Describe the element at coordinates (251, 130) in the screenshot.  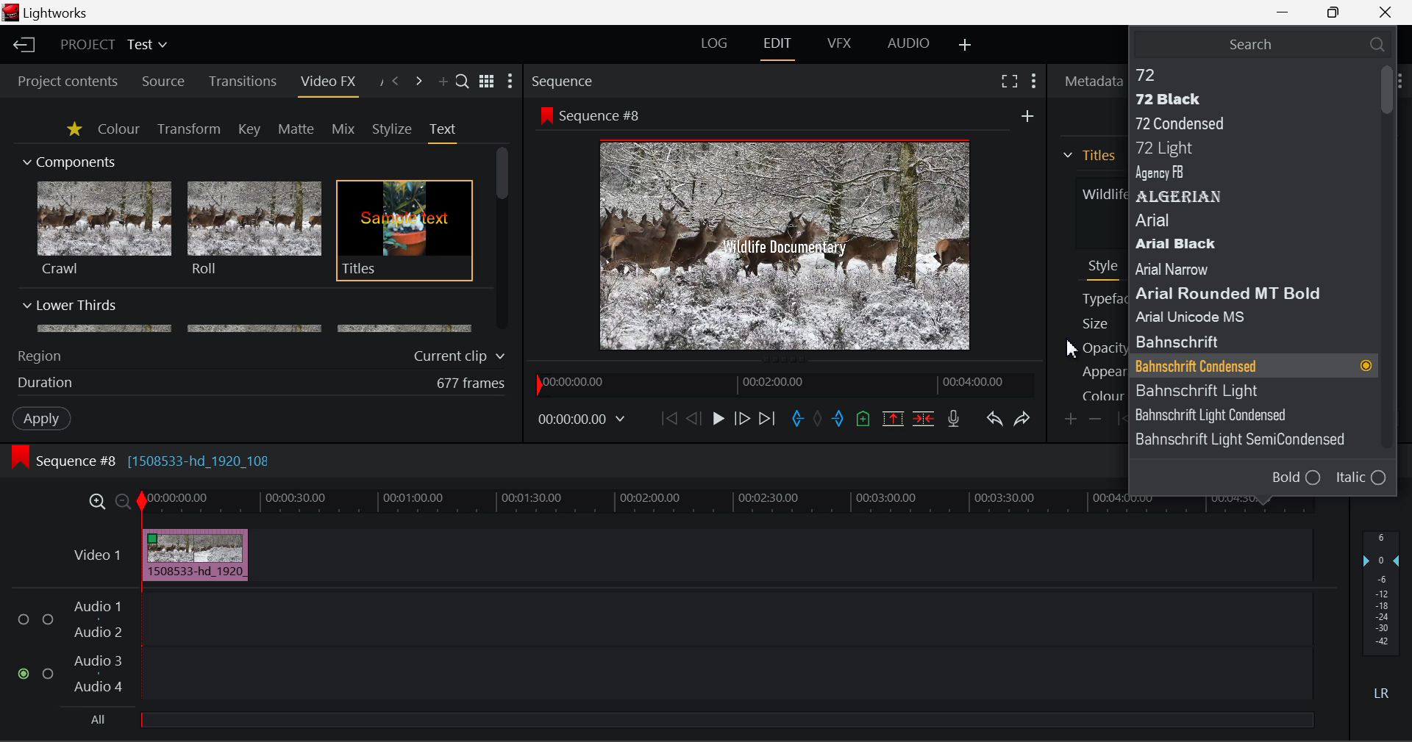
I see `Key` at that location.